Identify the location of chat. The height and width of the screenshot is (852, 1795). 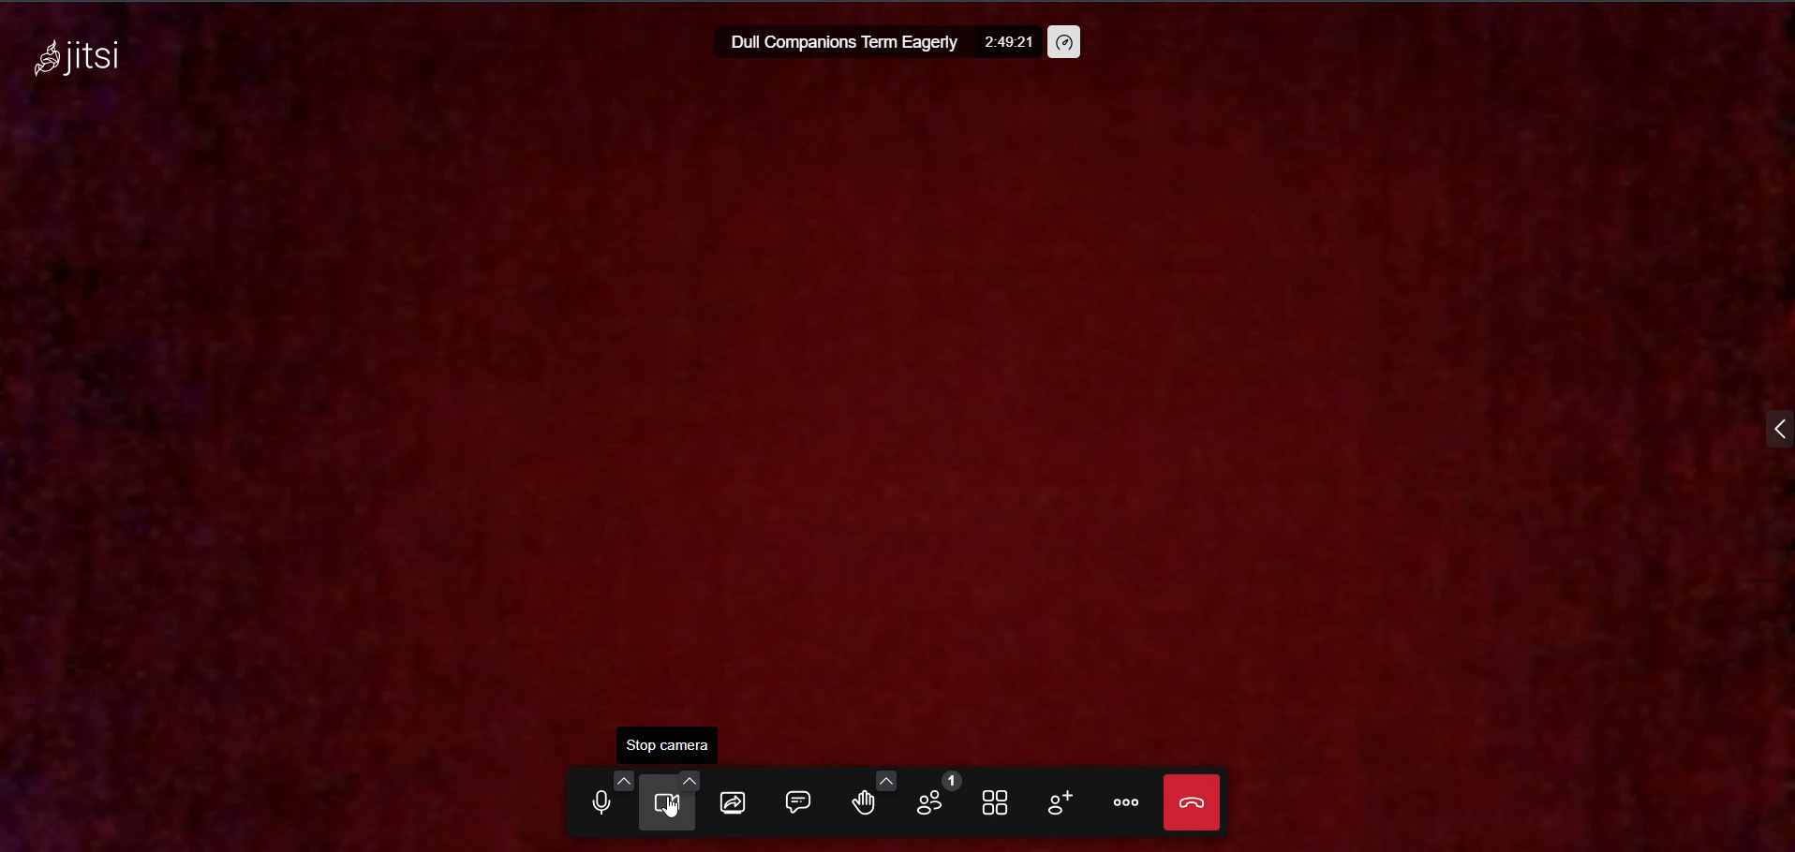
(794, 799).